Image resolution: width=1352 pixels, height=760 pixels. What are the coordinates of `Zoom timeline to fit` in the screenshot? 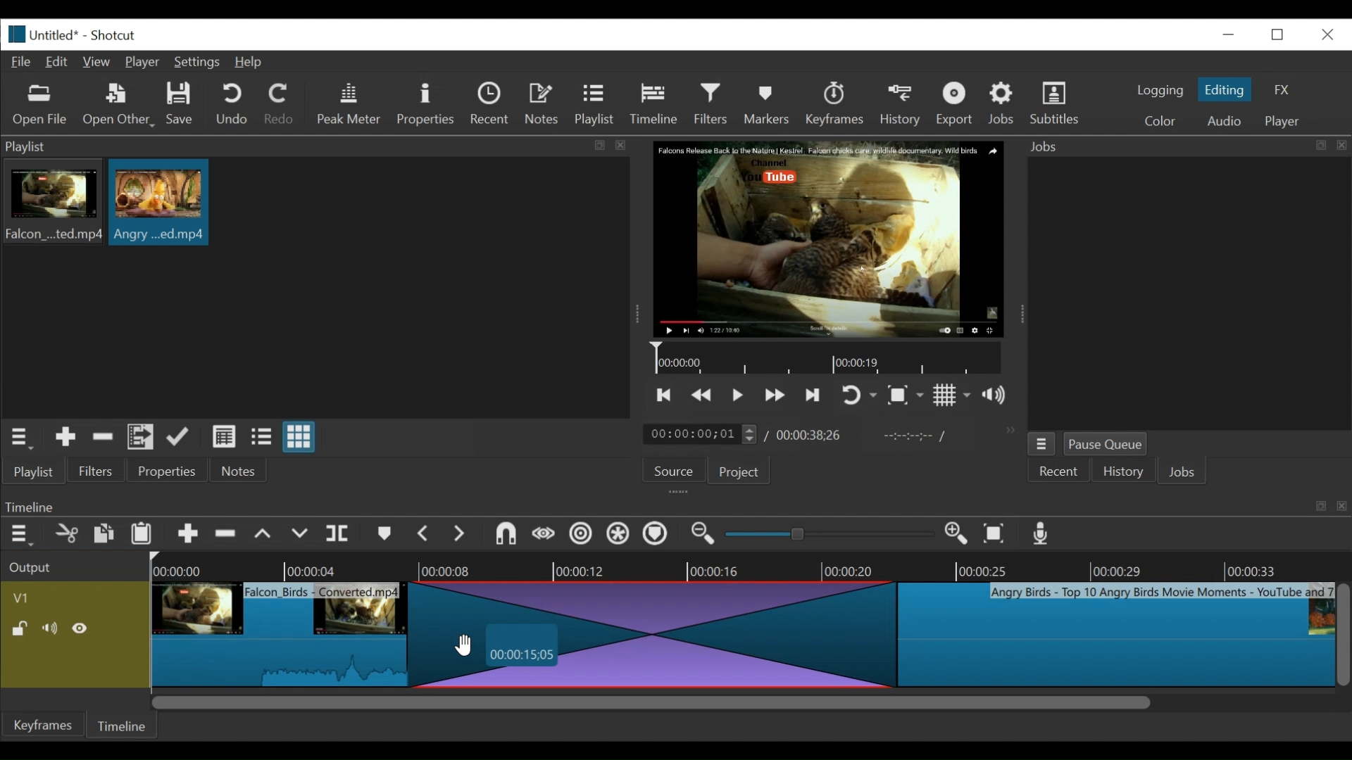 It's located at (998, 535).